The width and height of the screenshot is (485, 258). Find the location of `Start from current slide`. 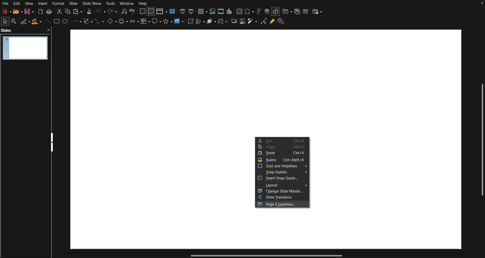

Start from current slide is located at coordinates (193, 11).